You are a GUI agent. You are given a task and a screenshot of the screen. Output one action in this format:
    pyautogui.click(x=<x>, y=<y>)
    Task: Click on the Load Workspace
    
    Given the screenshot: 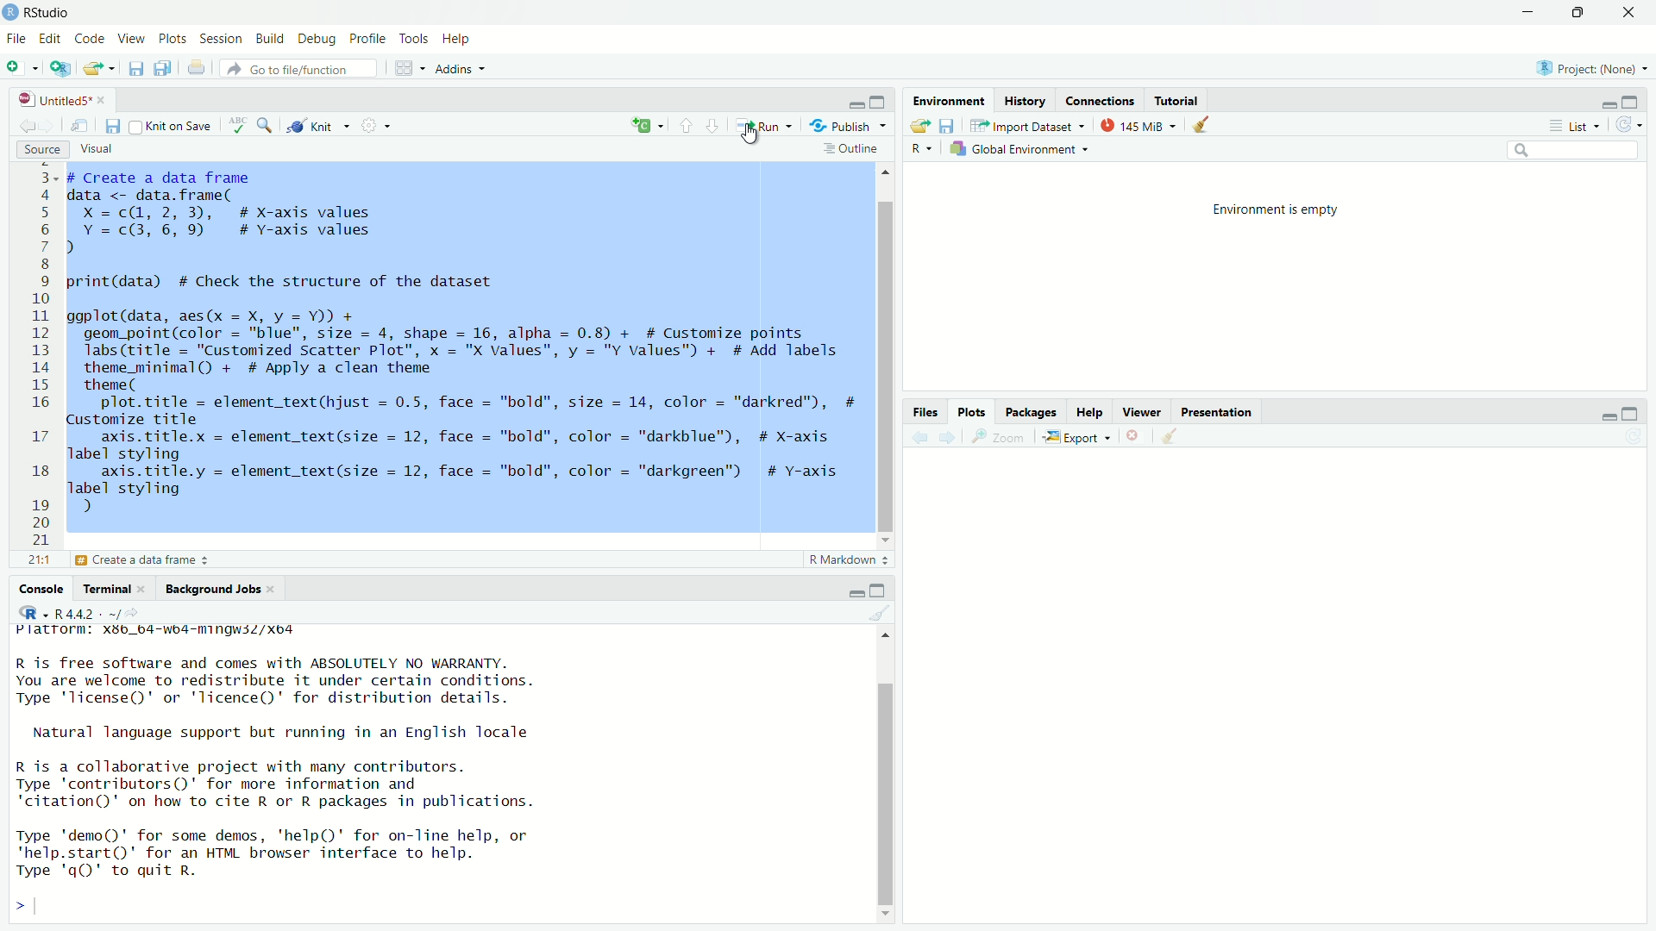 What is the action you would take?
    pyautogui.click(x=921, y=126)
    